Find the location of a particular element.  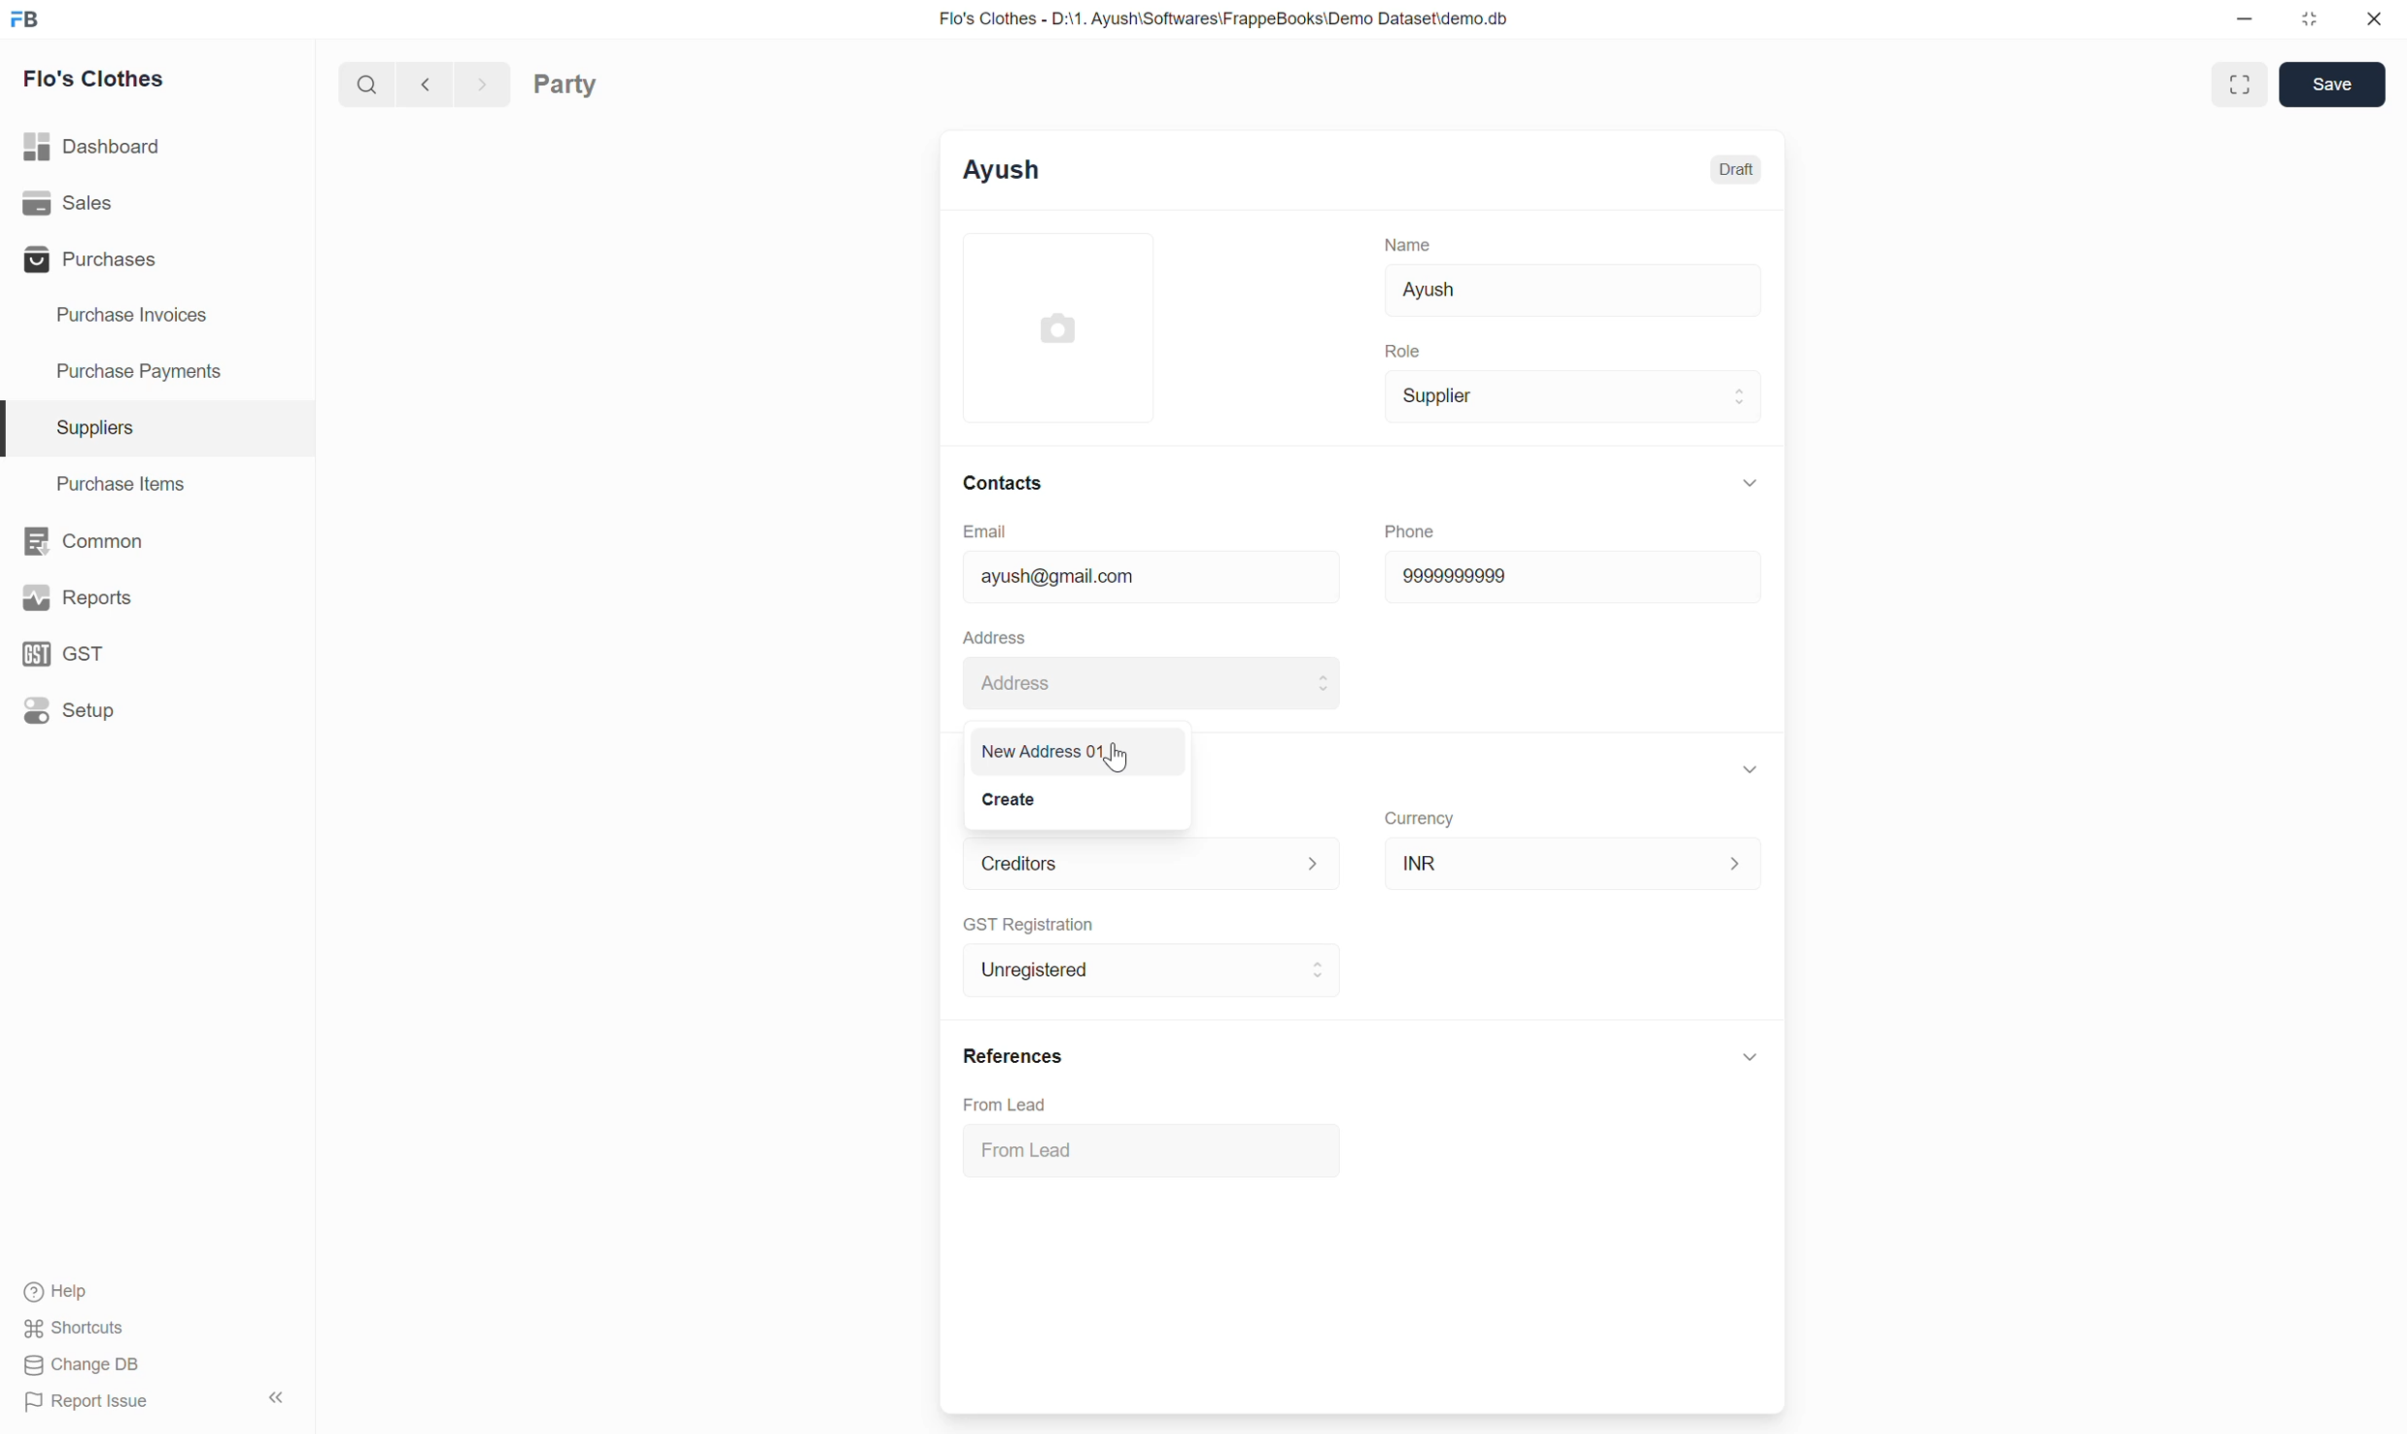

Ayush is located at coordinates (1573, 291).